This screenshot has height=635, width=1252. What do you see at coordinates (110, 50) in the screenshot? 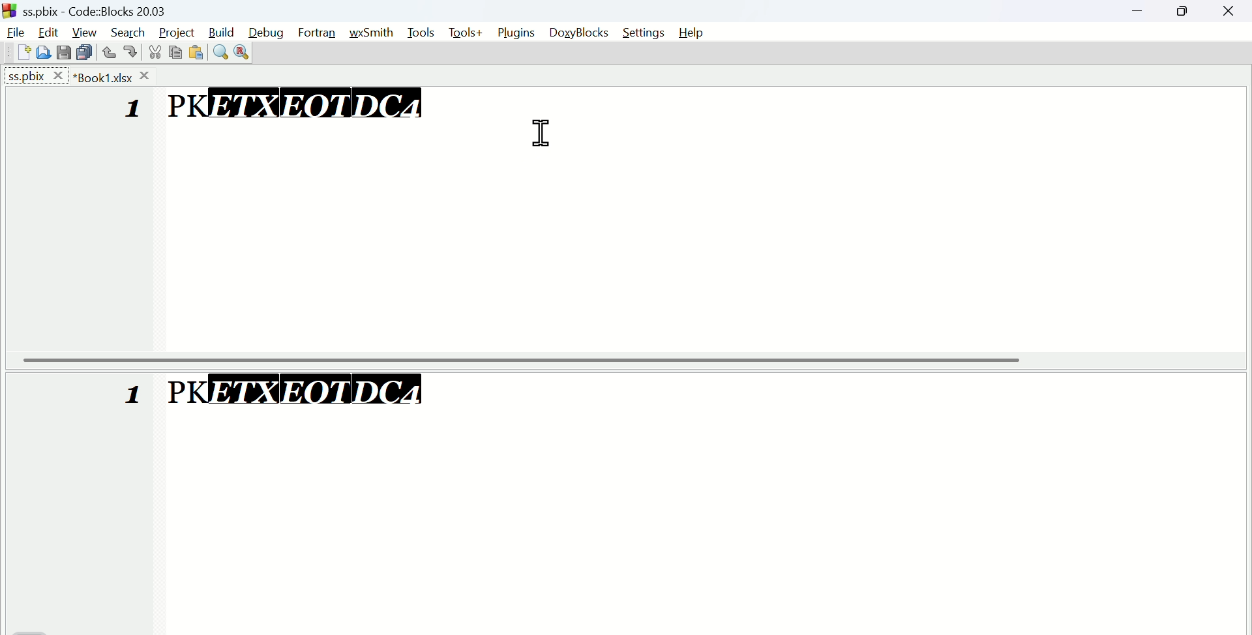
I see `Undo` at bounding box center [110, 50].